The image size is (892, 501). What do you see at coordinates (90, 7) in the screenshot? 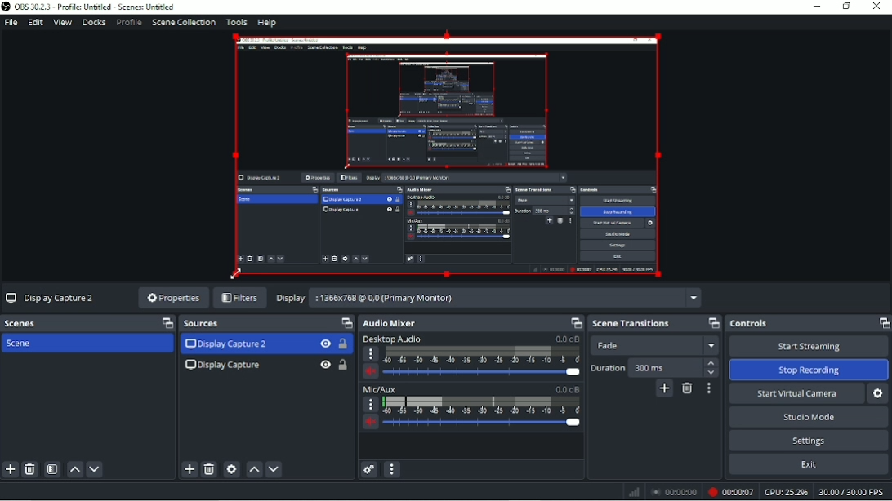
I see `OBS 20.2.3 - Profile: Untitled - Scenes: Untitled` at bounding box center [90, 7].